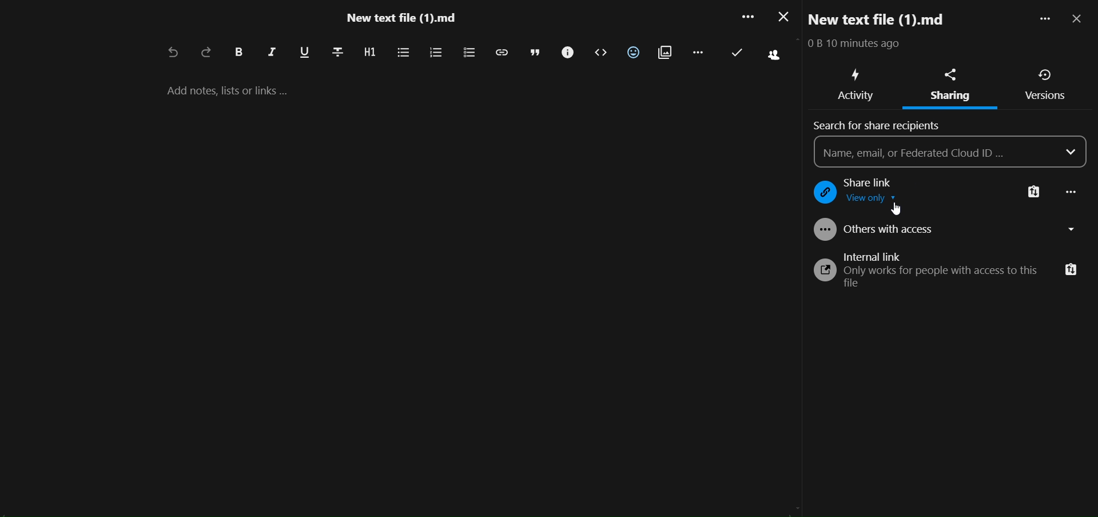 The image size is (1098, 517). I want to click on sharing, so click(949, 97).